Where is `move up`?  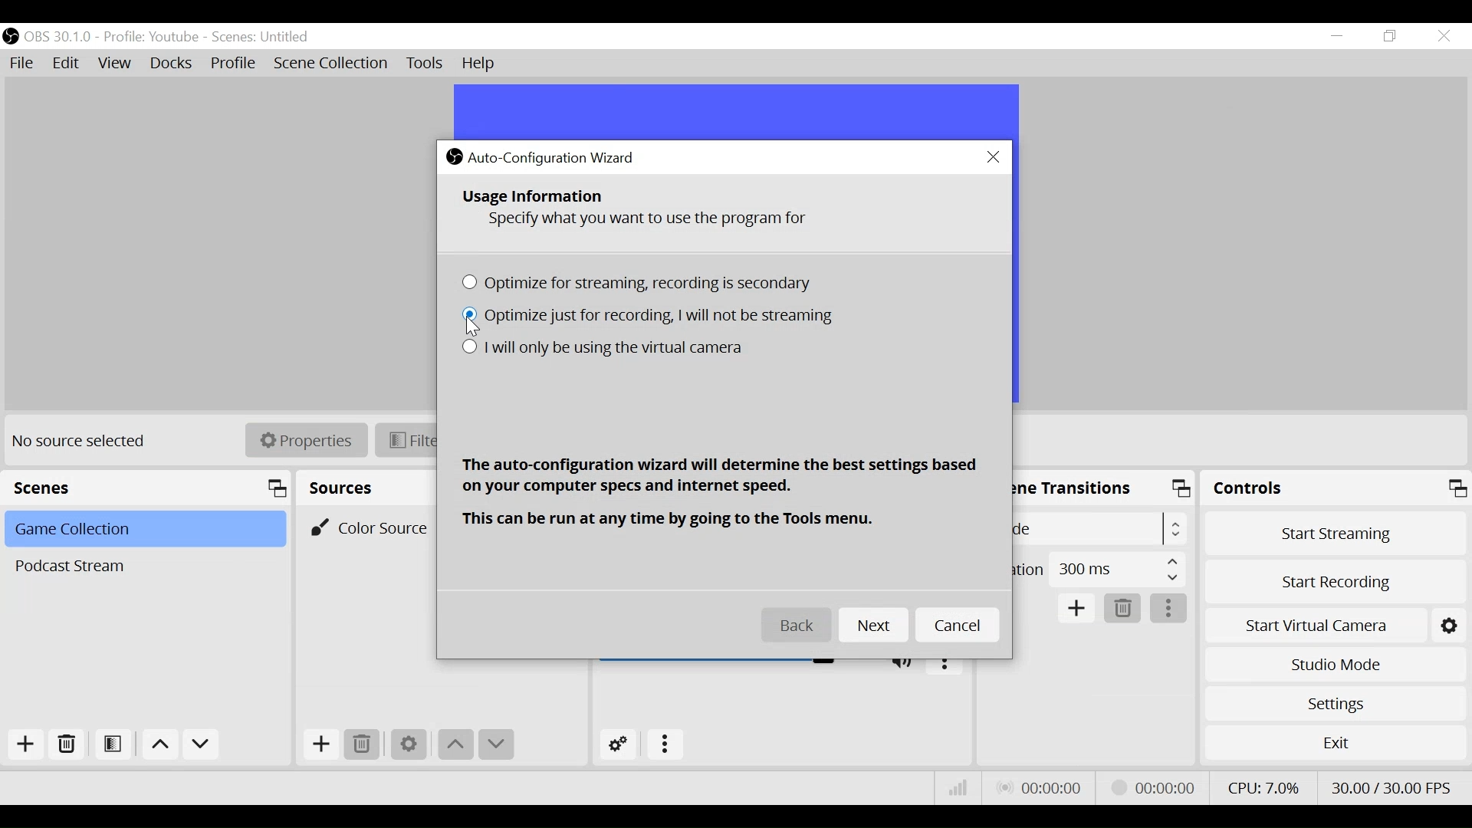
move up is located at coordinates (457, 746).